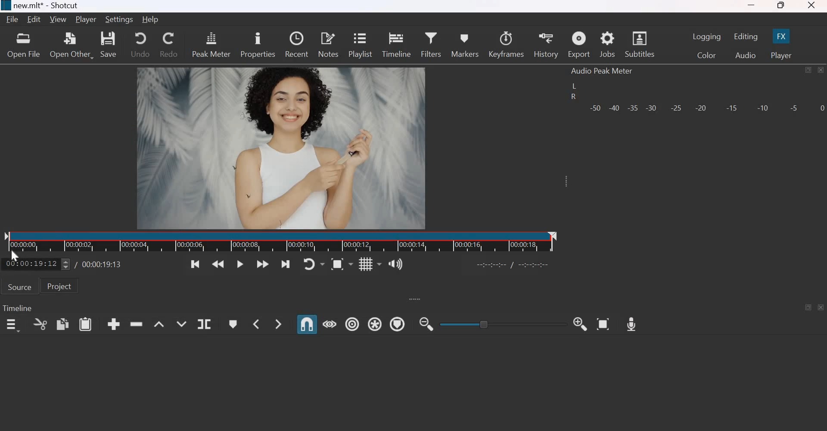  I want to click on markers, so click(464, 45).